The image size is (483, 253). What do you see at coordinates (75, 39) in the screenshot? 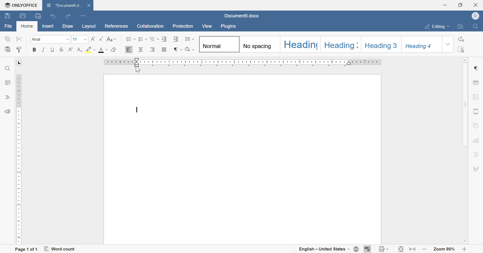
I see `font size` at bounding box center [75, 39].